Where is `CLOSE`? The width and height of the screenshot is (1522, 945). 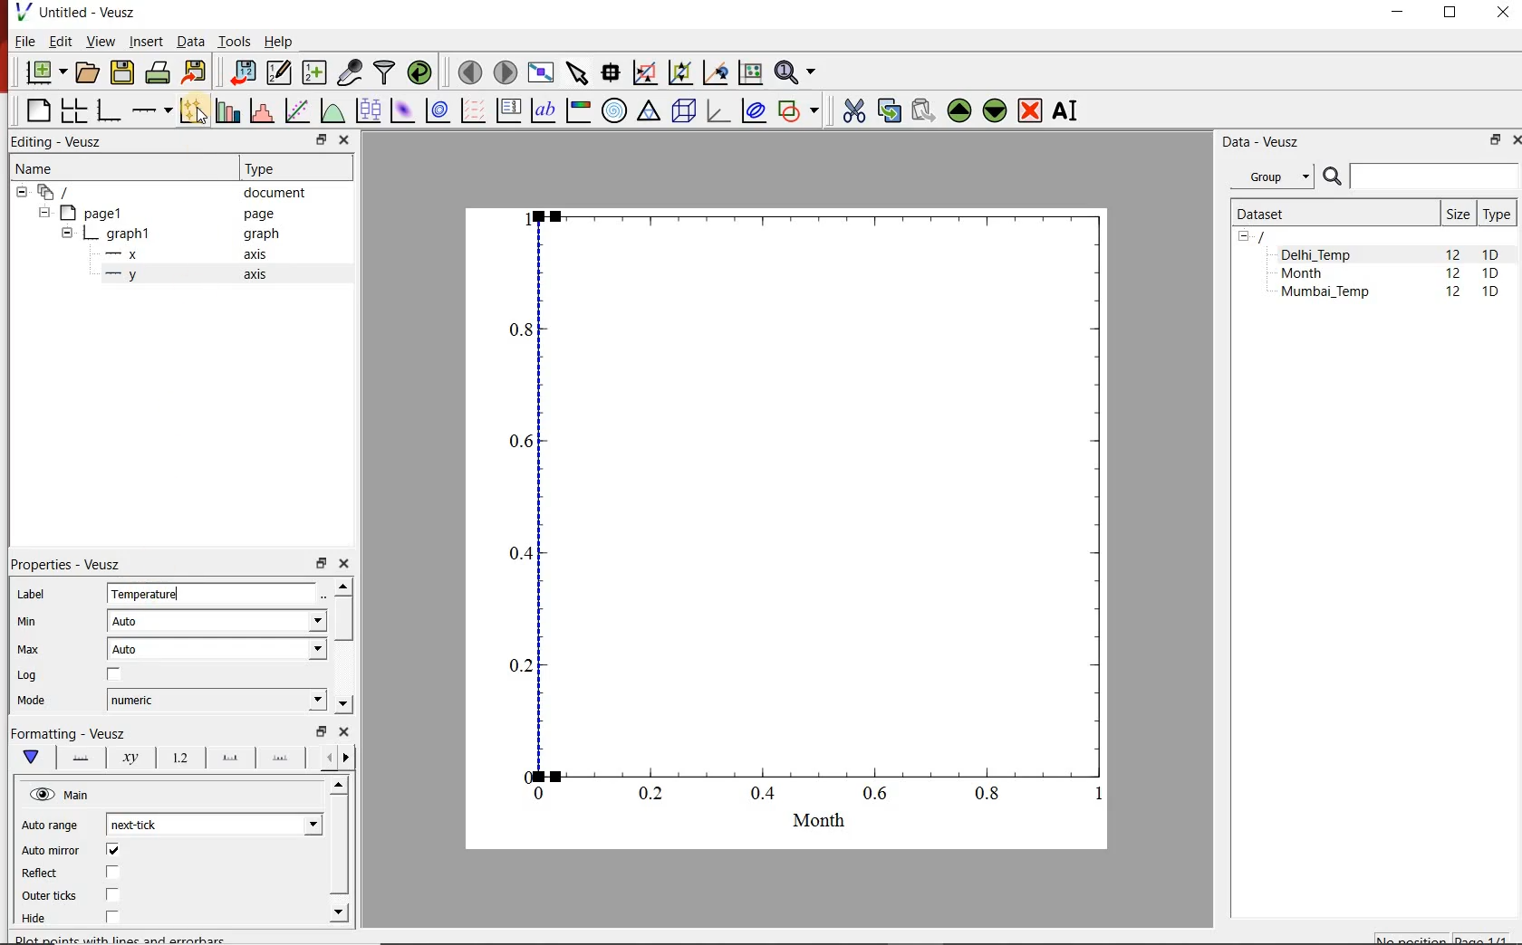
CLOSE is located at coordinates (1515, 140).